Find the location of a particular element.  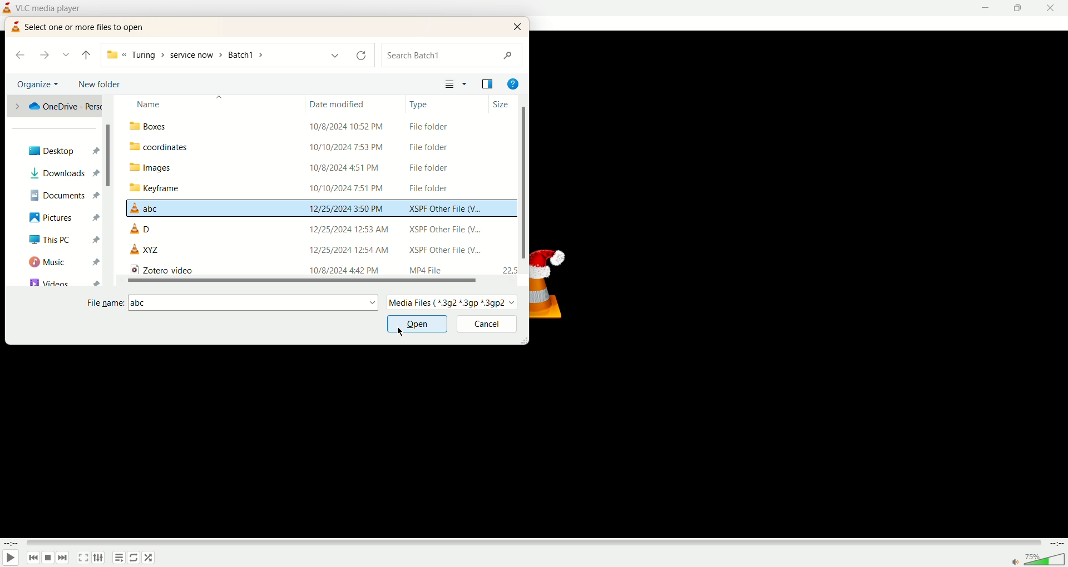

progress bar is located at coordinates (533, 543).